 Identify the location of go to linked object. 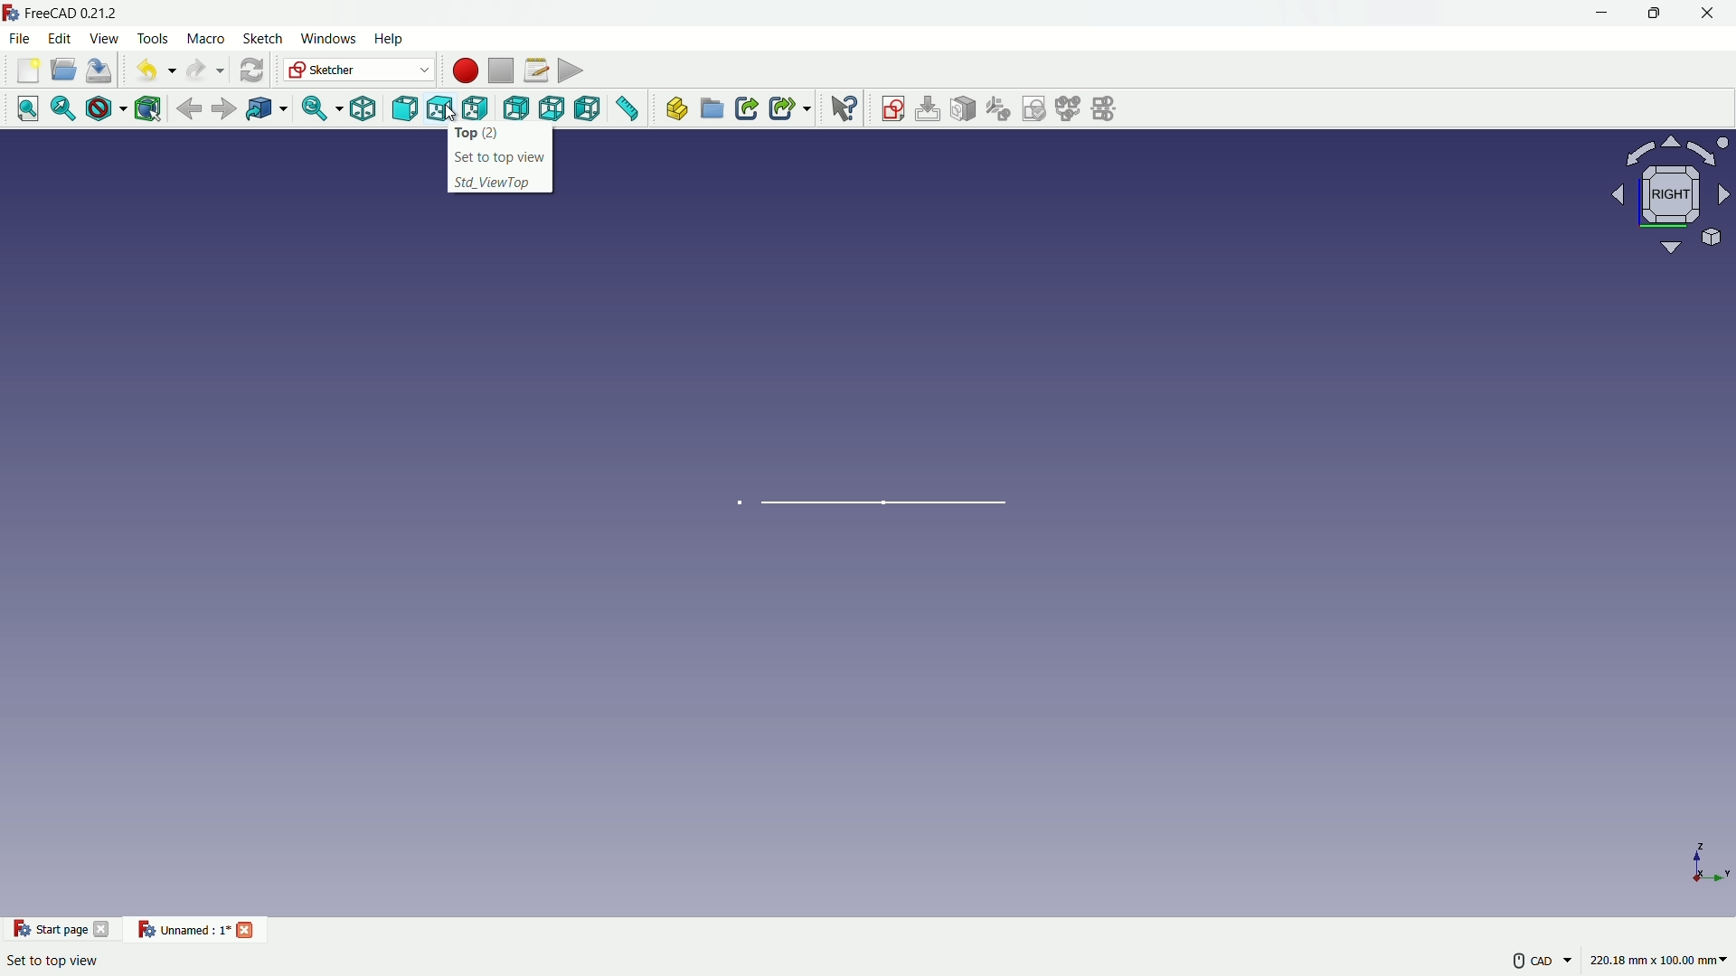
(266, 108).